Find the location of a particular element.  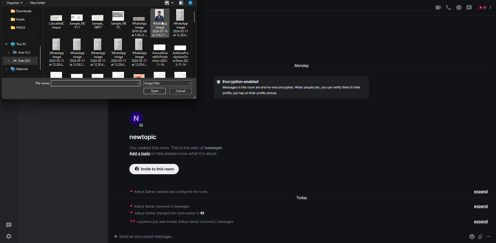

location is located at coordinates (19, 52).